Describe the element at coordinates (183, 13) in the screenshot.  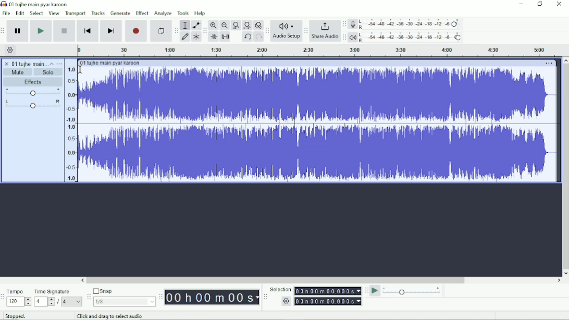
I see `Tools` at that location.